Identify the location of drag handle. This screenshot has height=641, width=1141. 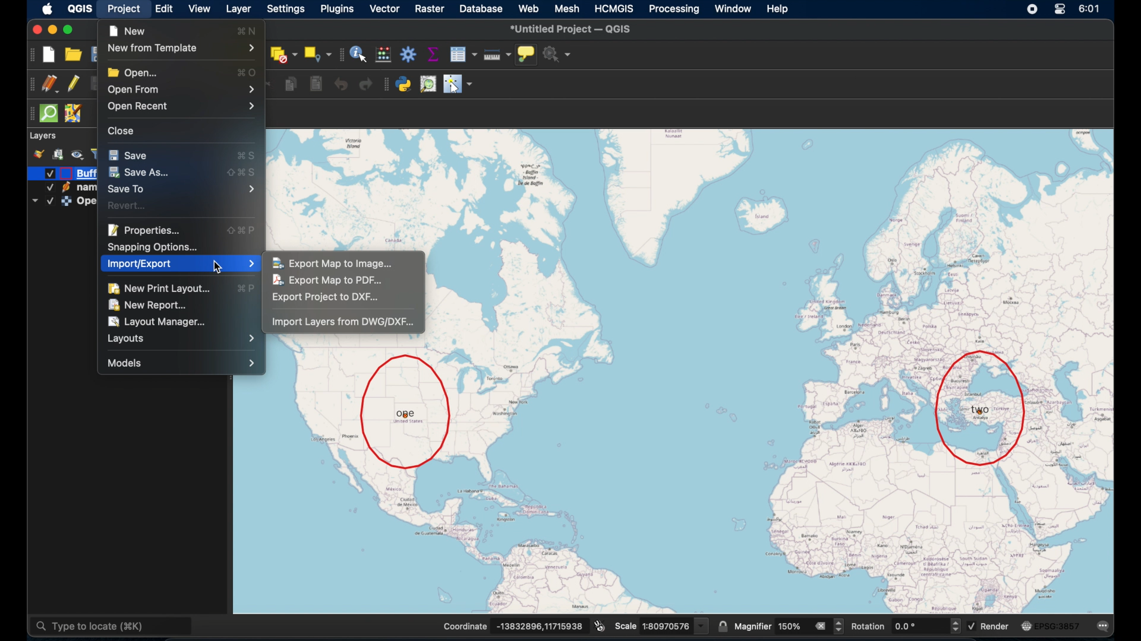
(30, 84).